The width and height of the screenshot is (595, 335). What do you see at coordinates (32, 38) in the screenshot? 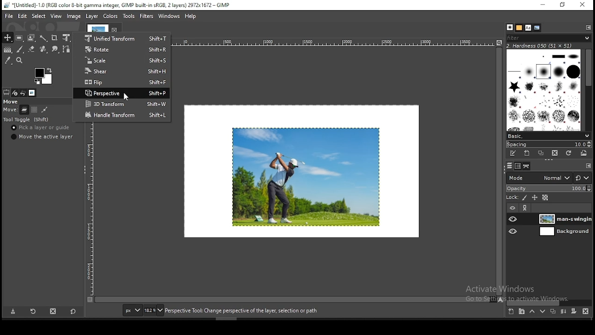
I see `foreground select tool` at bounding box center [32, 38].